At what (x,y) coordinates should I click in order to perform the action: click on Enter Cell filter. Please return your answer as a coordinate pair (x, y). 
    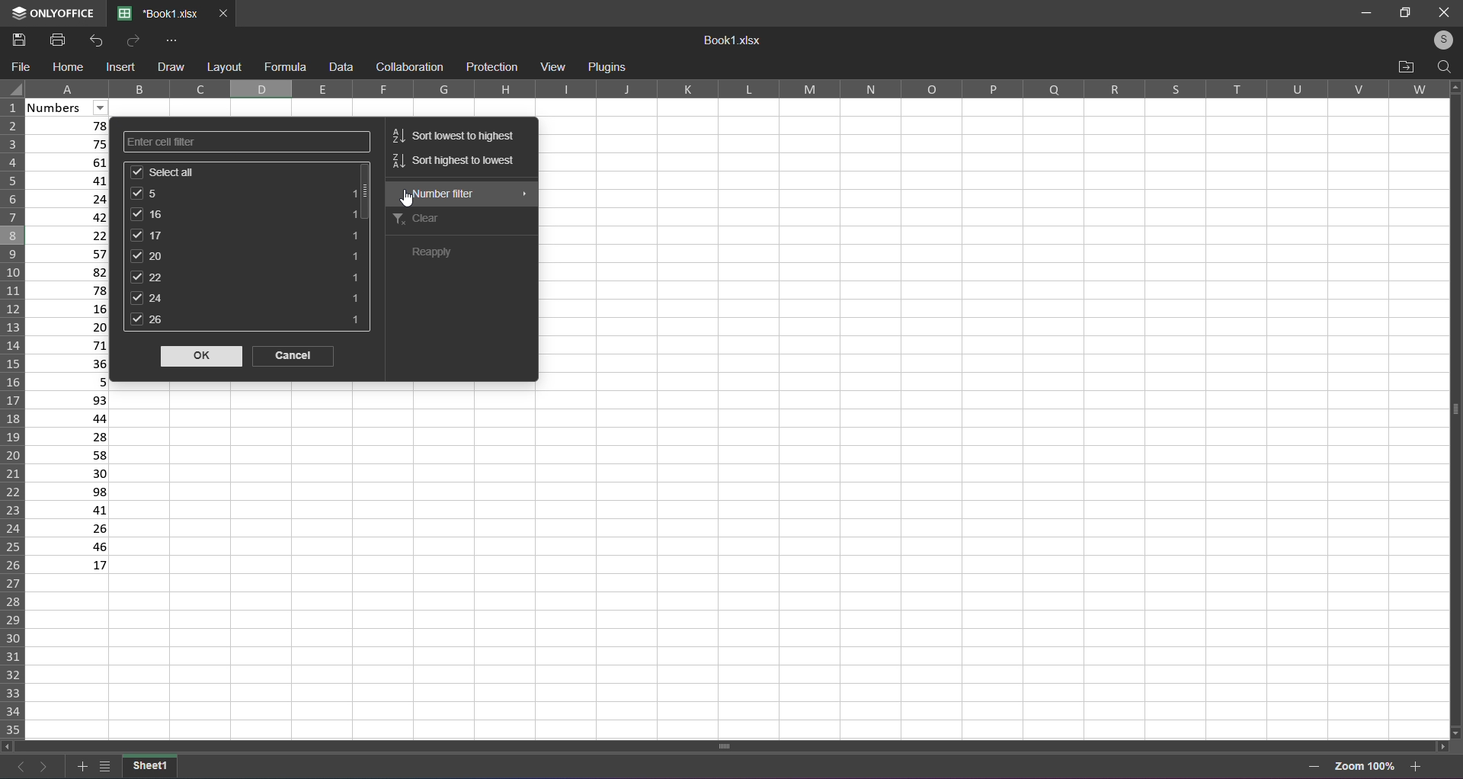
    Looking at the image, I should click on (244, 141).